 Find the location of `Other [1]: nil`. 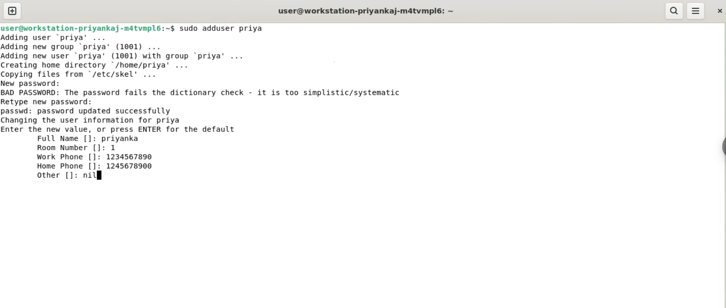

Other [1]: nil is located at coordinates (66, 175).